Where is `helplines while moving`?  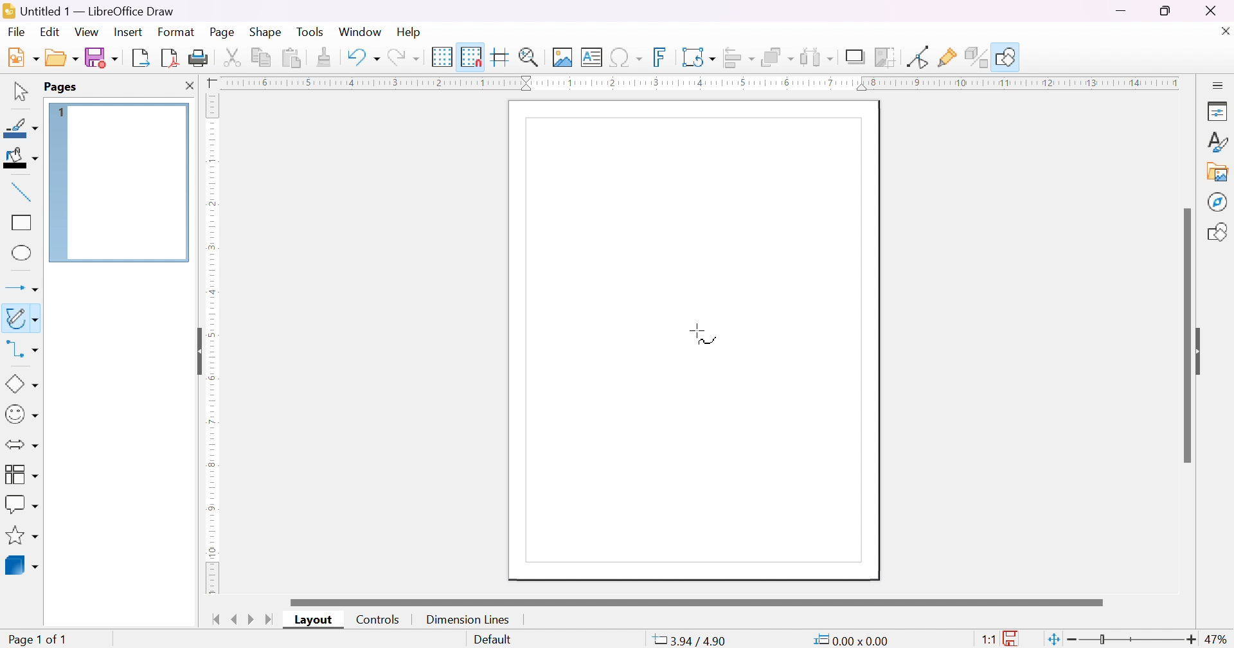 helplines while moving is located at coordinates (498, 57).